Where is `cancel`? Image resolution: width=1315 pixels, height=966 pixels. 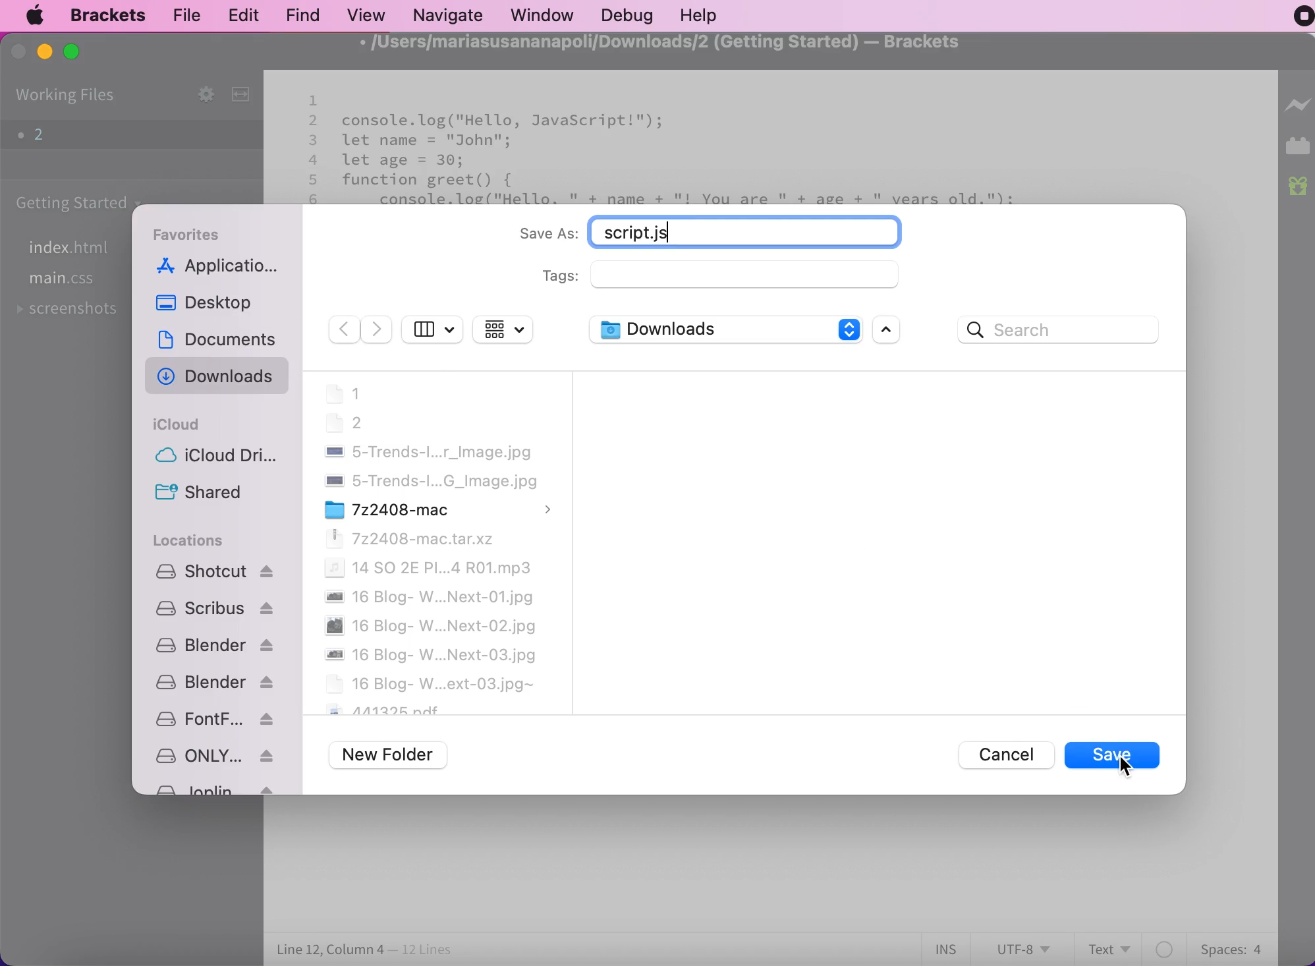
cancel is located at coordinates (997, 753).